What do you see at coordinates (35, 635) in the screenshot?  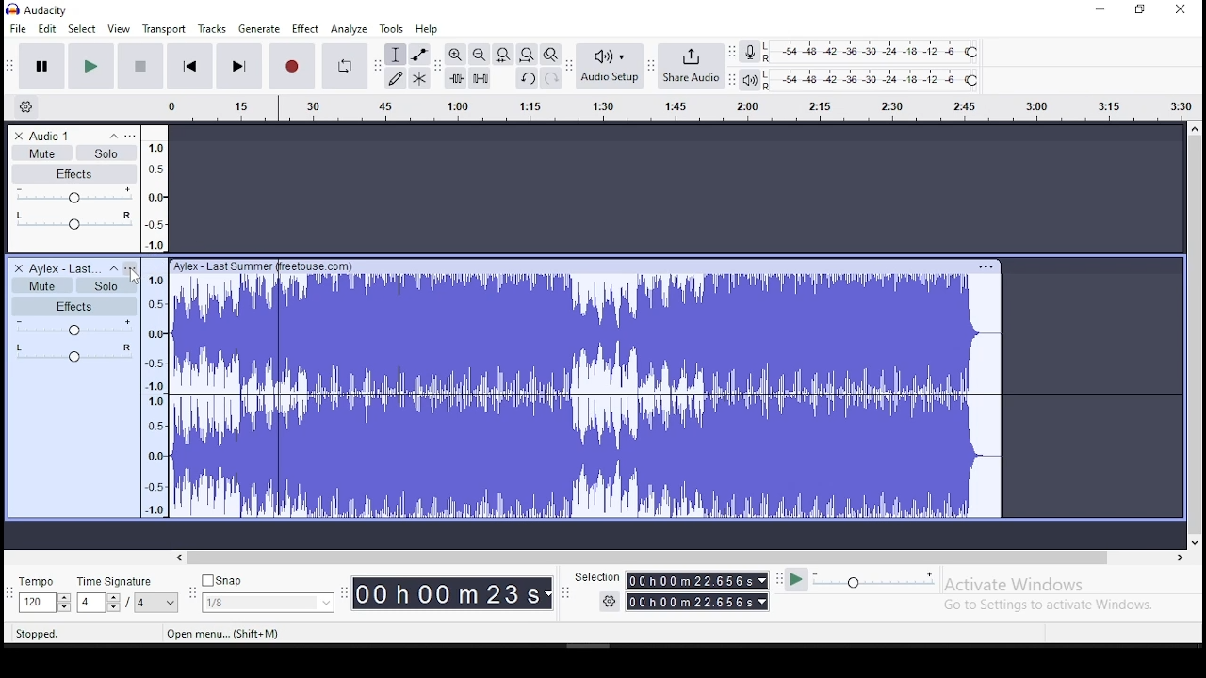 I see `stopped` at bounding box center [35, 635].